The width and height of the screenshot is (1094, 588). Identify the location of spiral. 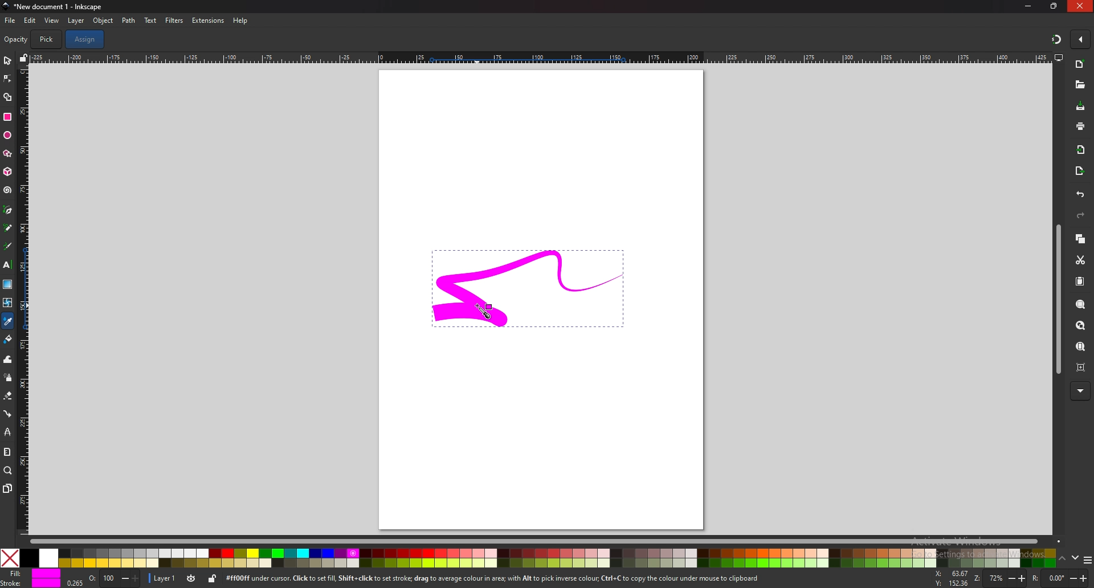
(8, 190).